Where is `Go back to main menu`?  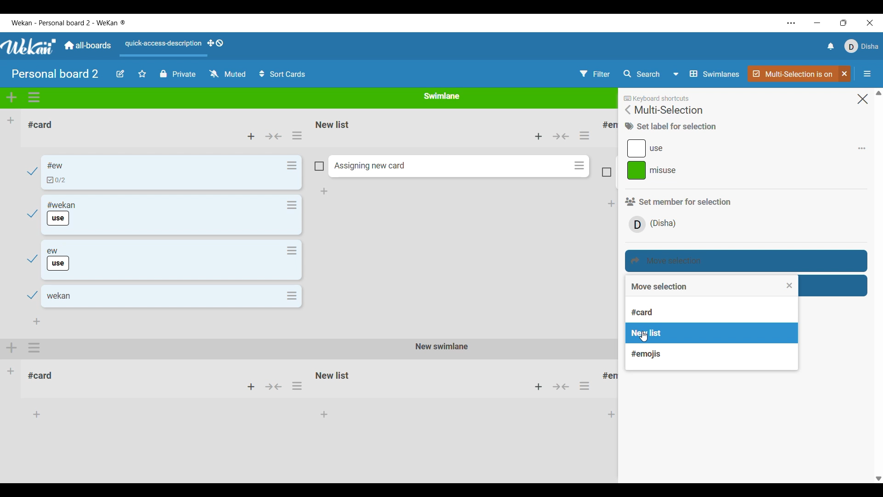
Go back to main menu is located at coordinates (628, 110).